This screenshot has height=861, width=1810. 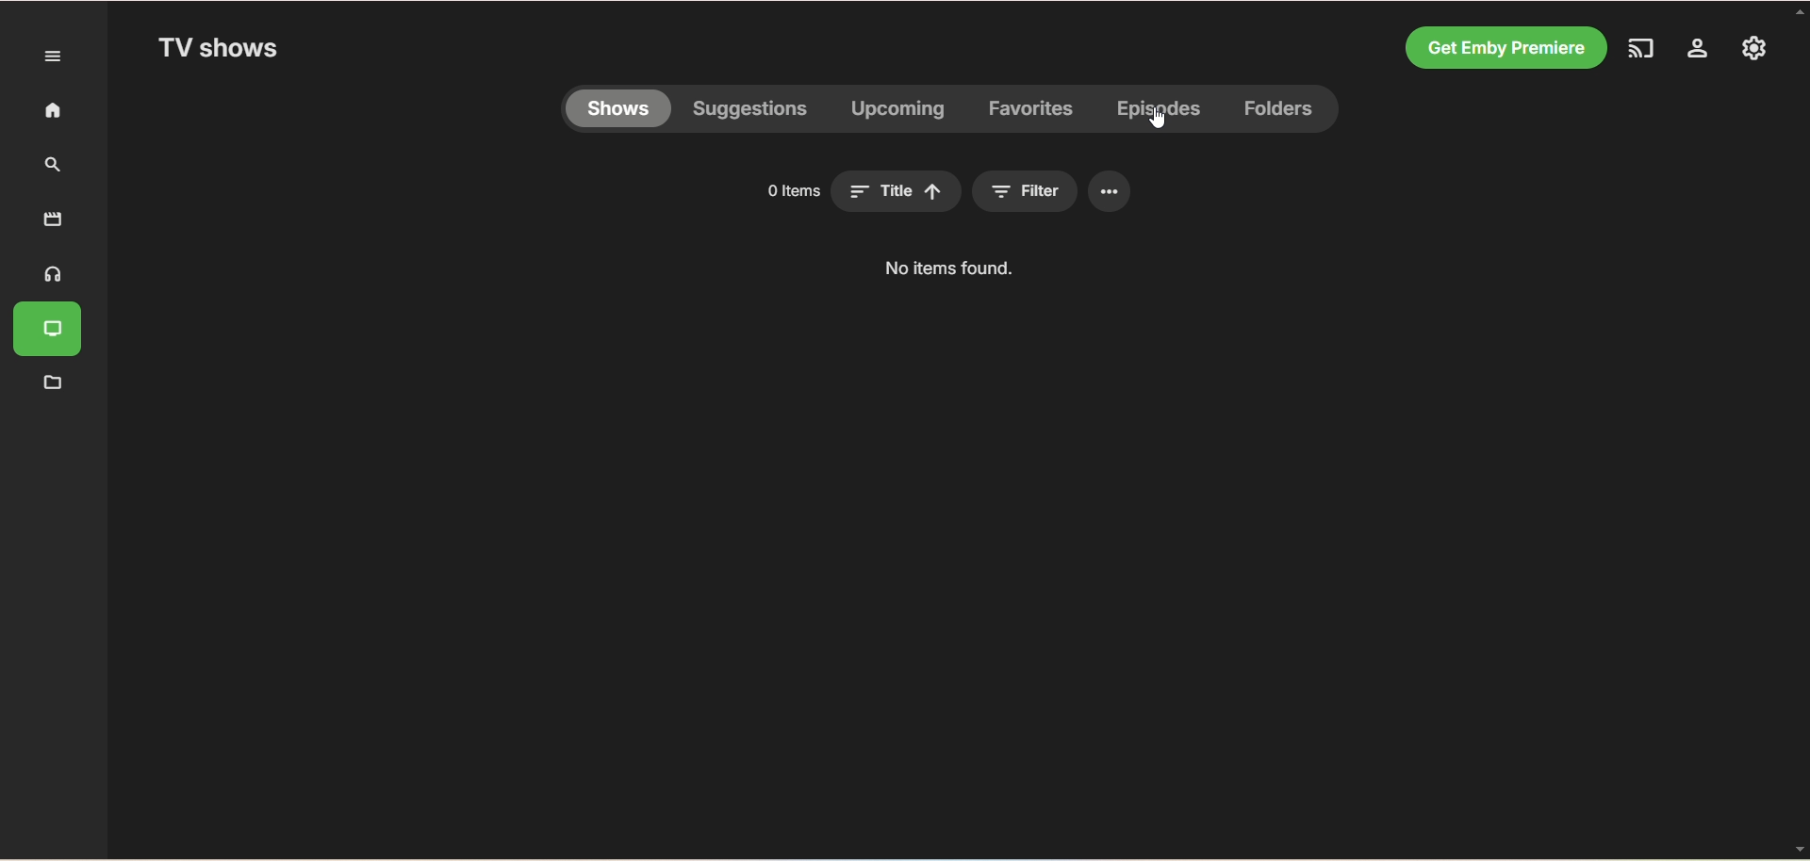 What do you see at coordinates (1648, 51) in the screenshot?
I see `play on another device` at bounding box center [1648, 51].